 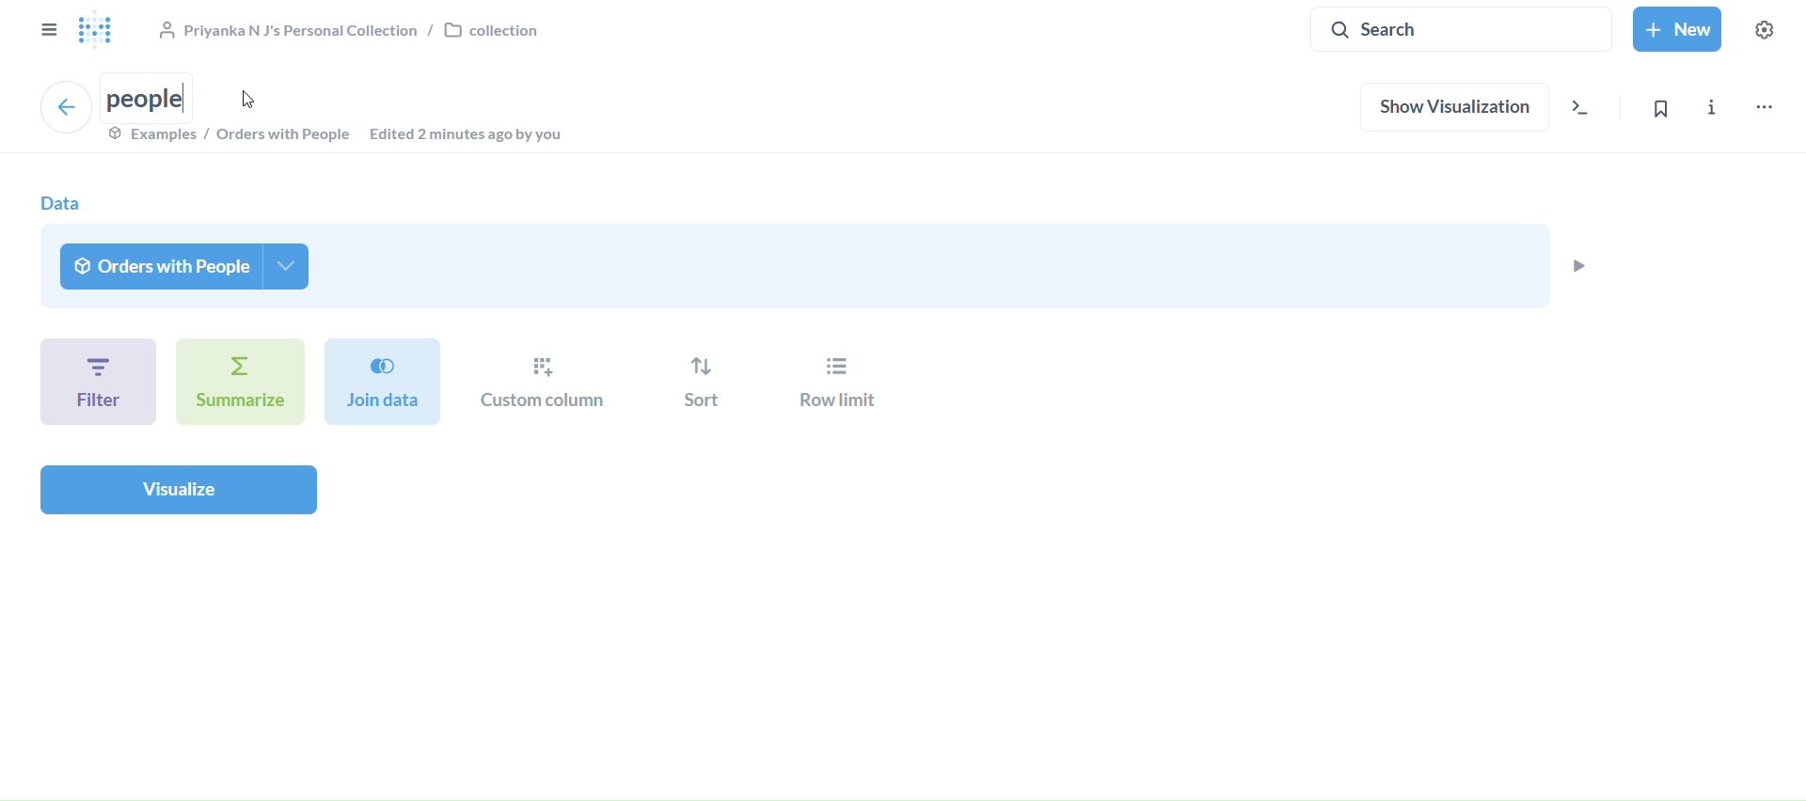 What do you see at coordinates (1462, 27) in the screenshot?
I see `search` at bounding box center [1462, 27].